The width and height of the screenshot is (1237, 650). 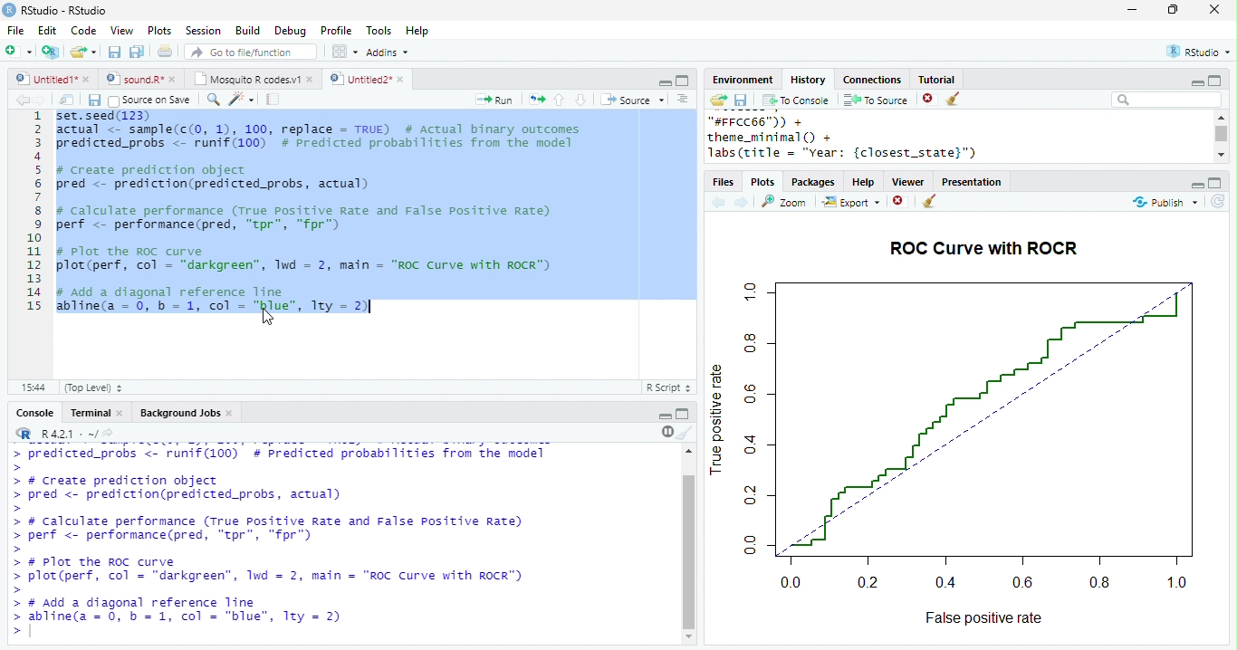 What do you see at coordinates (278, 454) in the screenshot?
I see `> predicted_probs <- runif(100) # predicted probabilities from the model` at bounding box center [278, 454].